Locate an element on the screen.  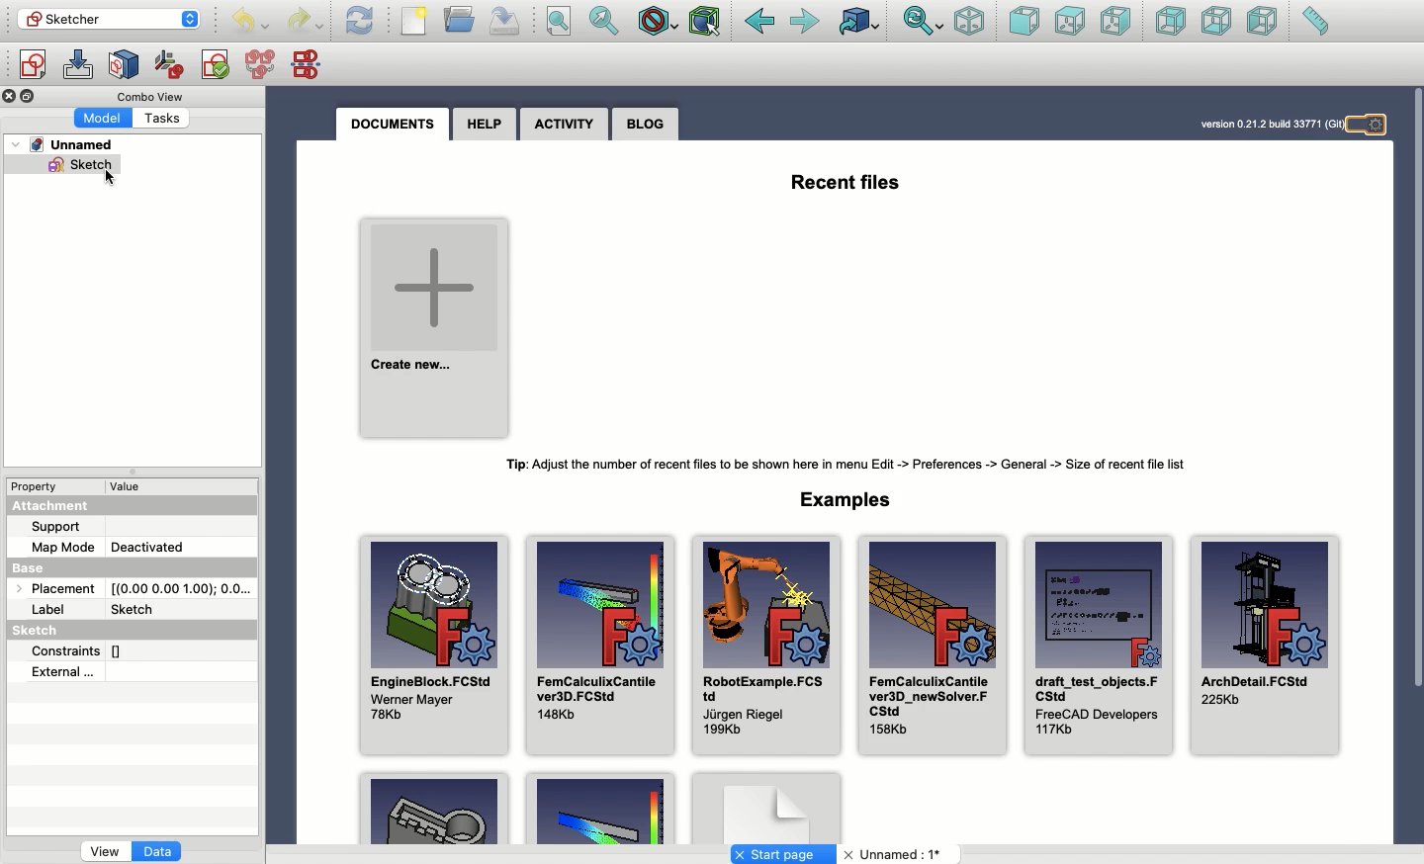
FemCalculixCantile is located at coordinates (599, 643).